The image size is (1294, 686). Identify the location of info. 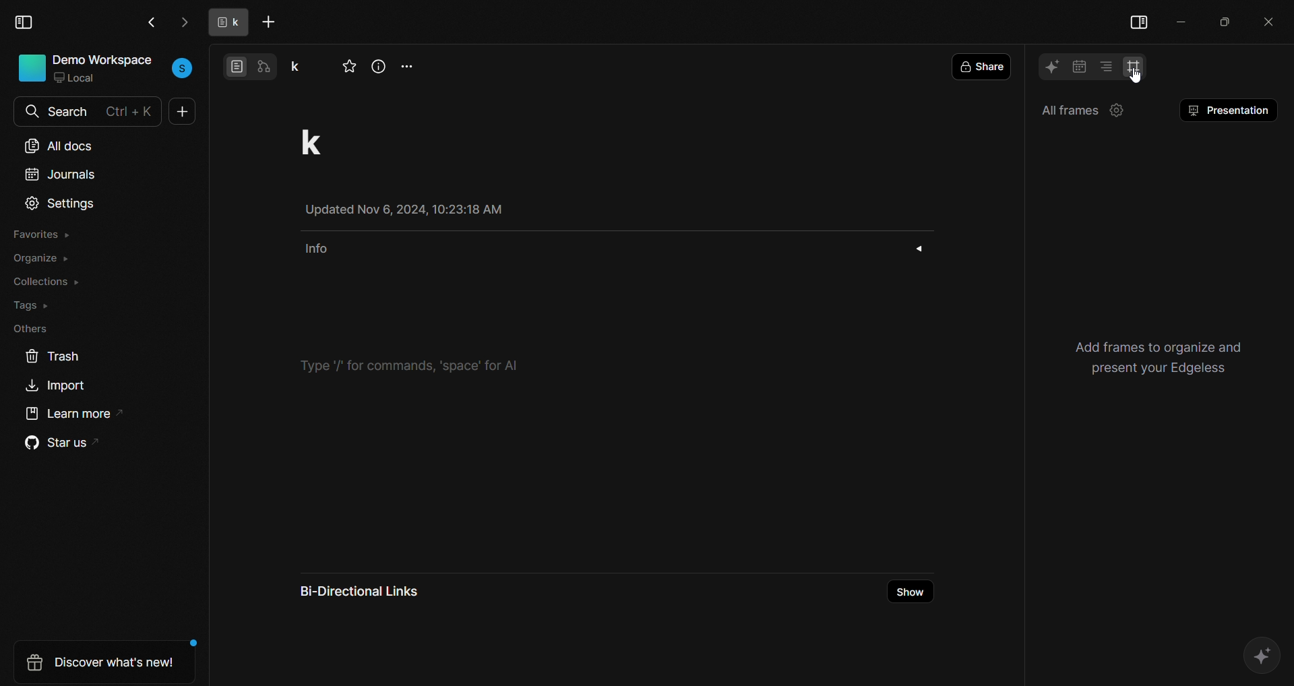
(611, 248).